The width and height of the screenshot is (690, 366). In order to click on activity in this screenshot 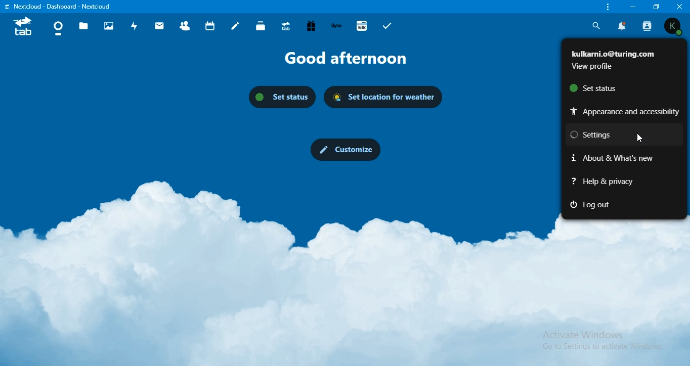, I will do `click(134, 26)`.